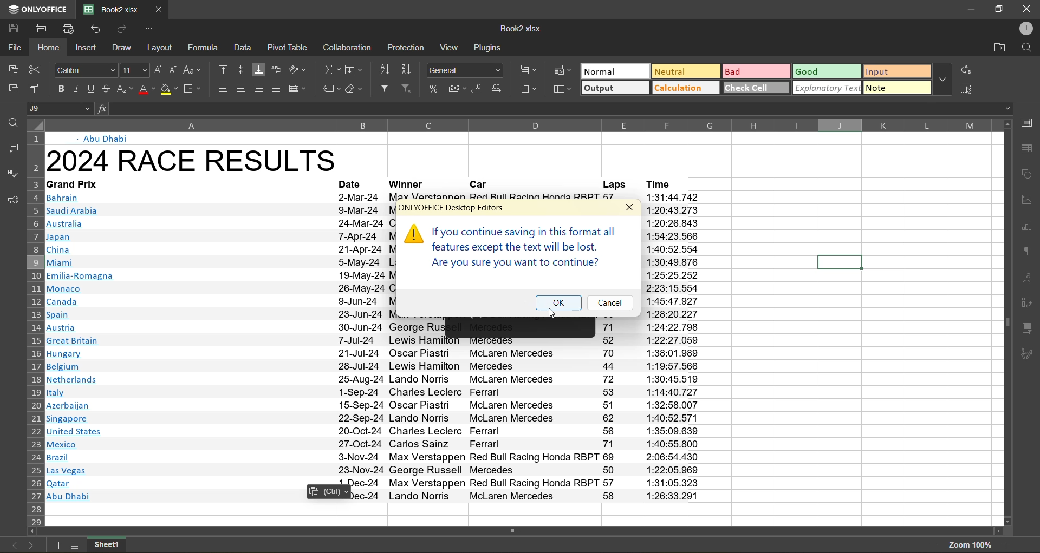 Image resolution: width=1040 pixels, height=553 pixels. I want to click on sheet name, so click(106, 545).